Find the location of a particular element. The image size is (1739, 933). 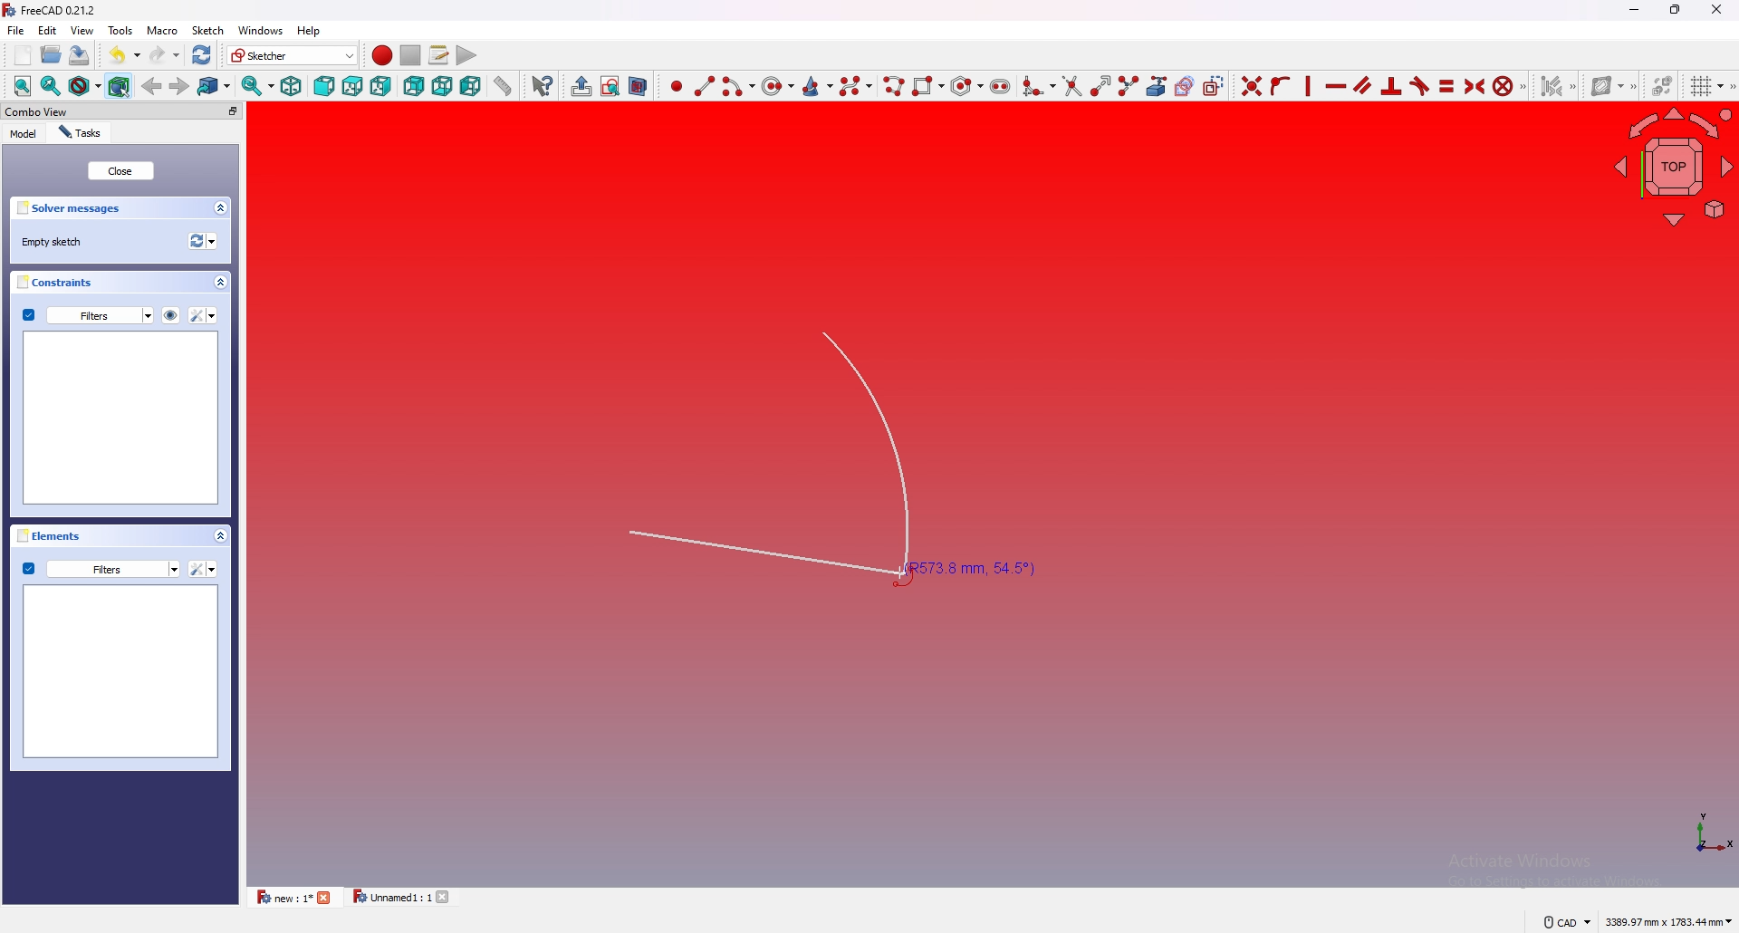

navigating cube is located at coordinates (1673, 165).